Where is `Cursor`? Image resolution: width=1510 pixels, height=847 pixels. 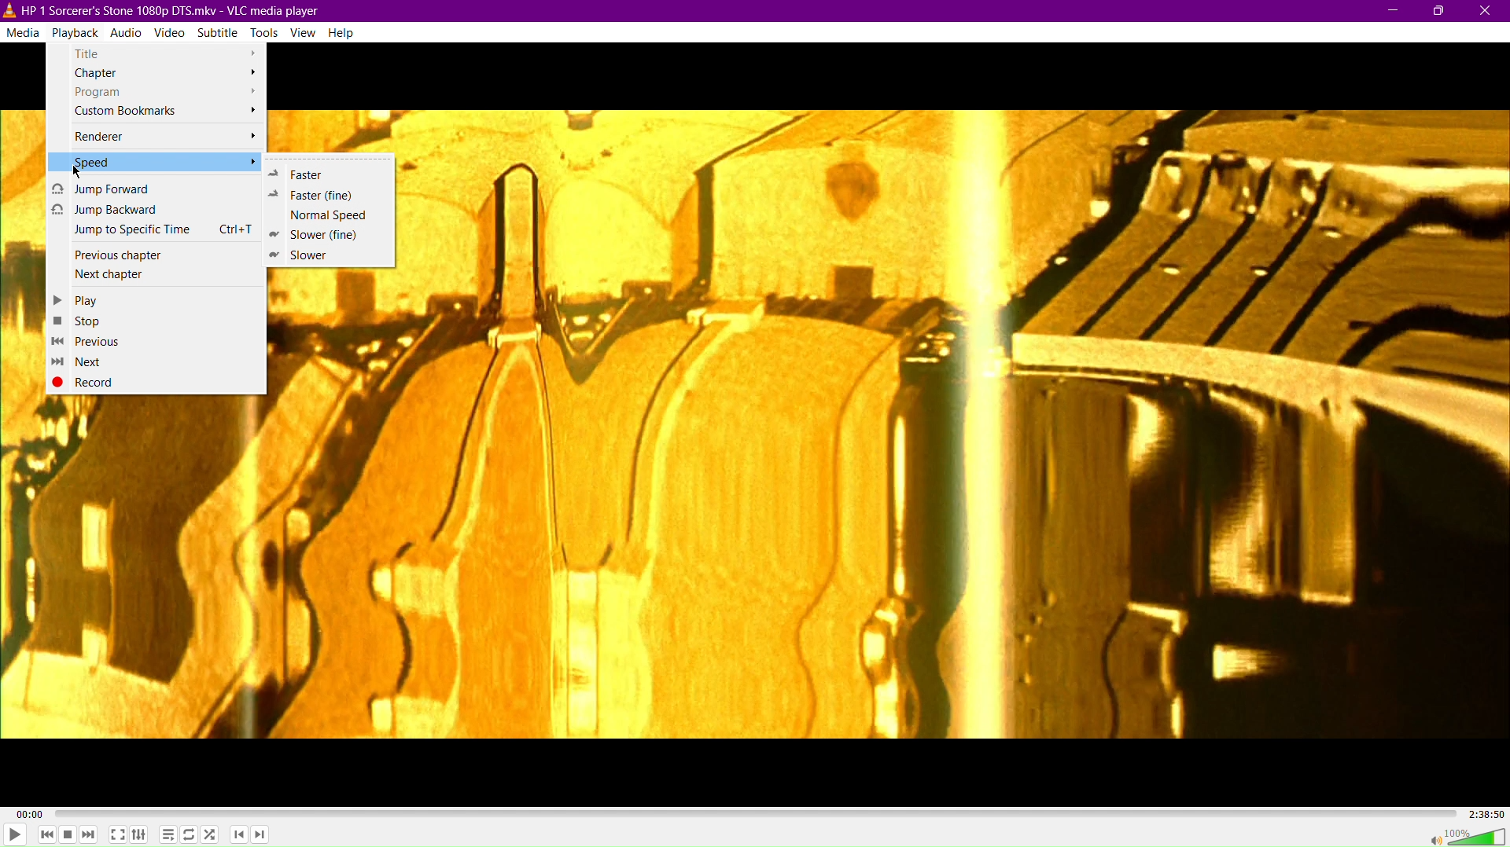
Cursor is located at coordinates (77, 168).